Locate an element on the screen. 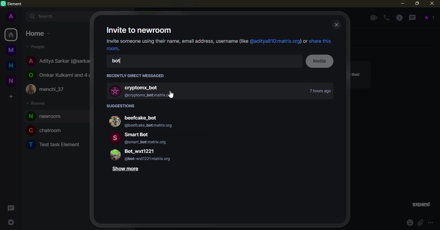 This screenshot has width=440, height=230. element is located at coordinates (12, 4).